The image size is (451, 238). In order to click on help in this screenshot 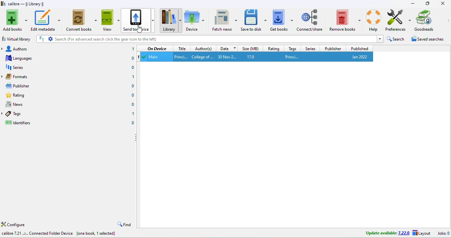, I will do `click(373, 20)`.